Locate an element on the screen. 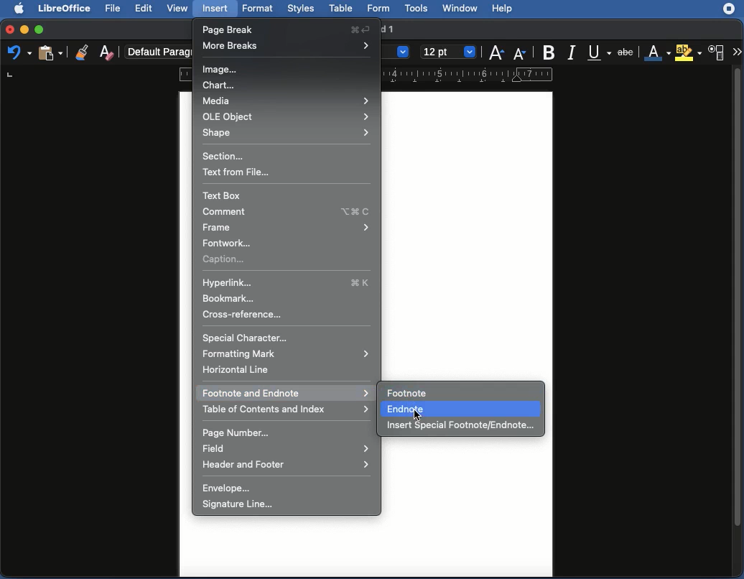 The image size is (744, 579). Footnote is located at coordinates (410, 393).